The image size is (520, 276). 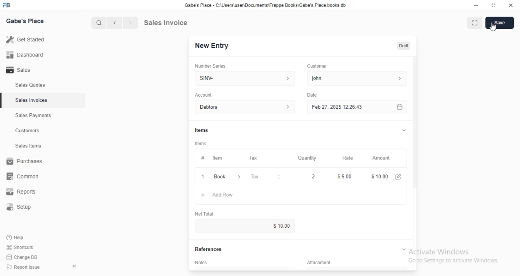 I want to click on Change DB, so click(x=23, y=257).